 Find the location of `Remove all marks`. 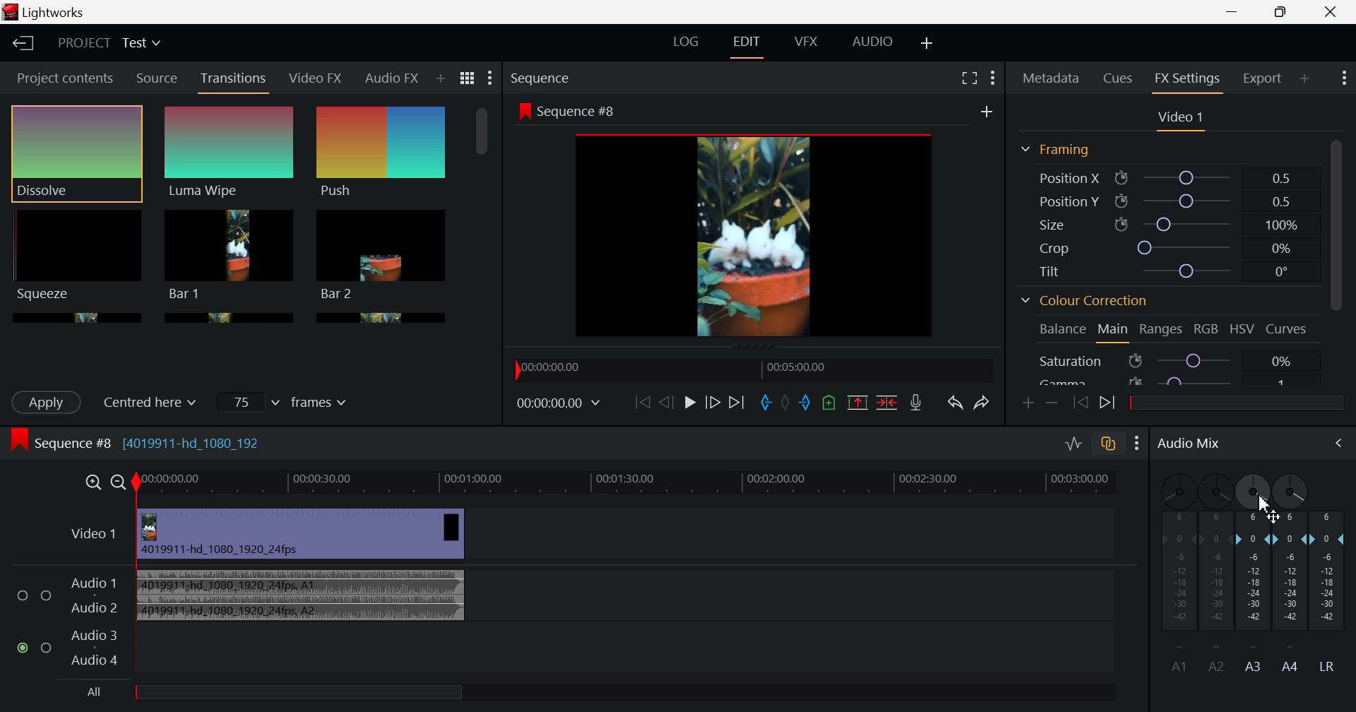

Remove all marks is located at coordinates (785, 403).